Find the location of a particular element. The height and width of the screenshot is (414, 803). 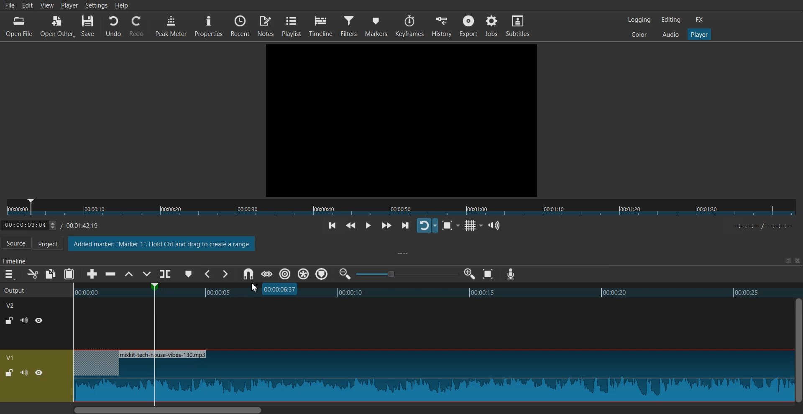

V1 is located at coordinates (11, 358).